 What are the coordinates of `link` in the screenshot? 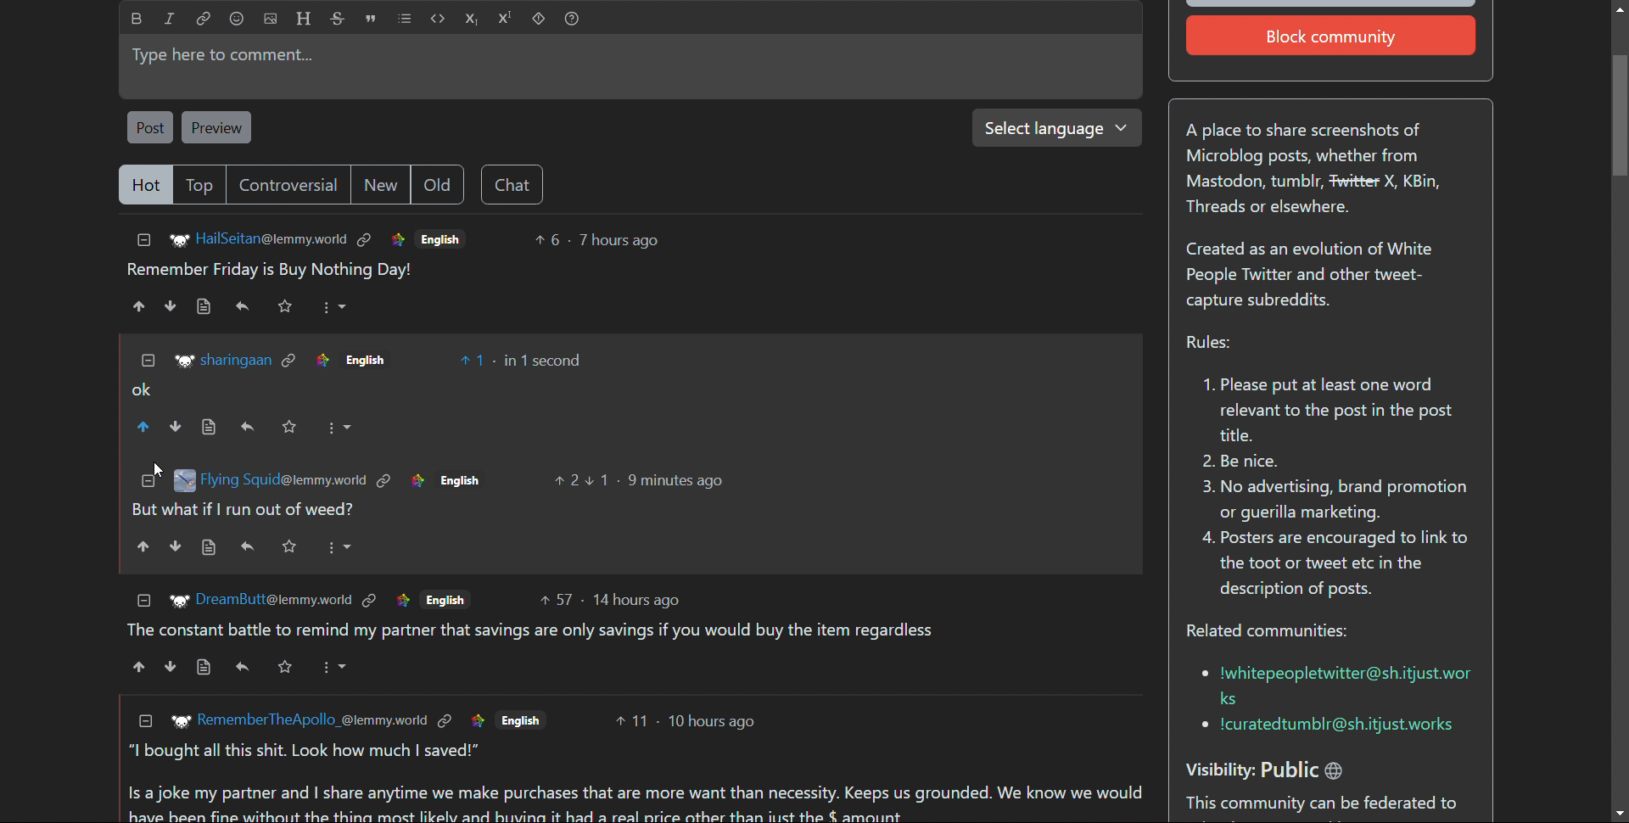 It's located at (366, 240).